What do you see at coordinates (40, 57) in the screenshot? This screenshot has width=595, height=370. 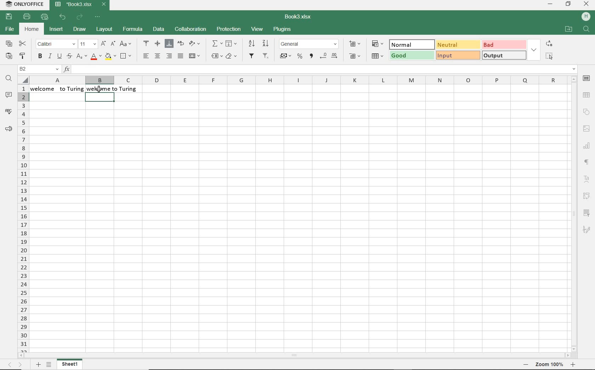 I see `bold` at bounding box center [40, 57].